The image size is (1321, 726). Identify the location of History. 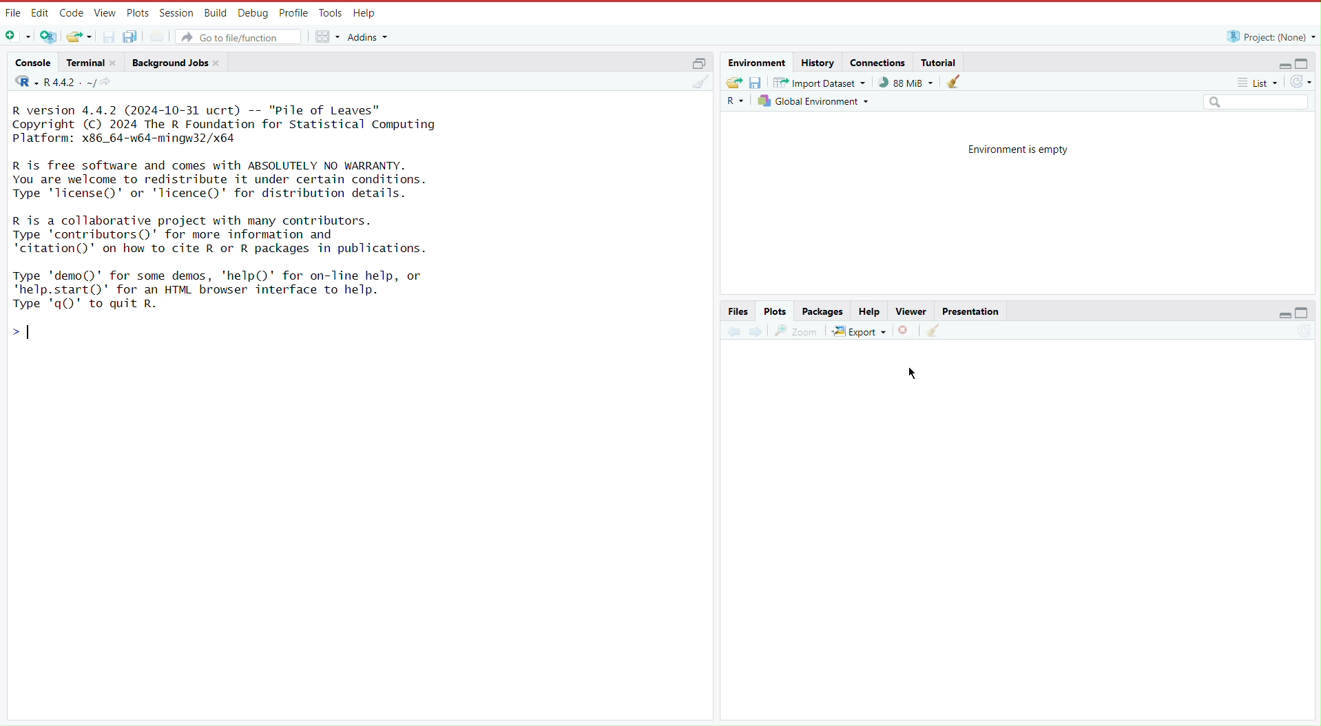
(818, 62).